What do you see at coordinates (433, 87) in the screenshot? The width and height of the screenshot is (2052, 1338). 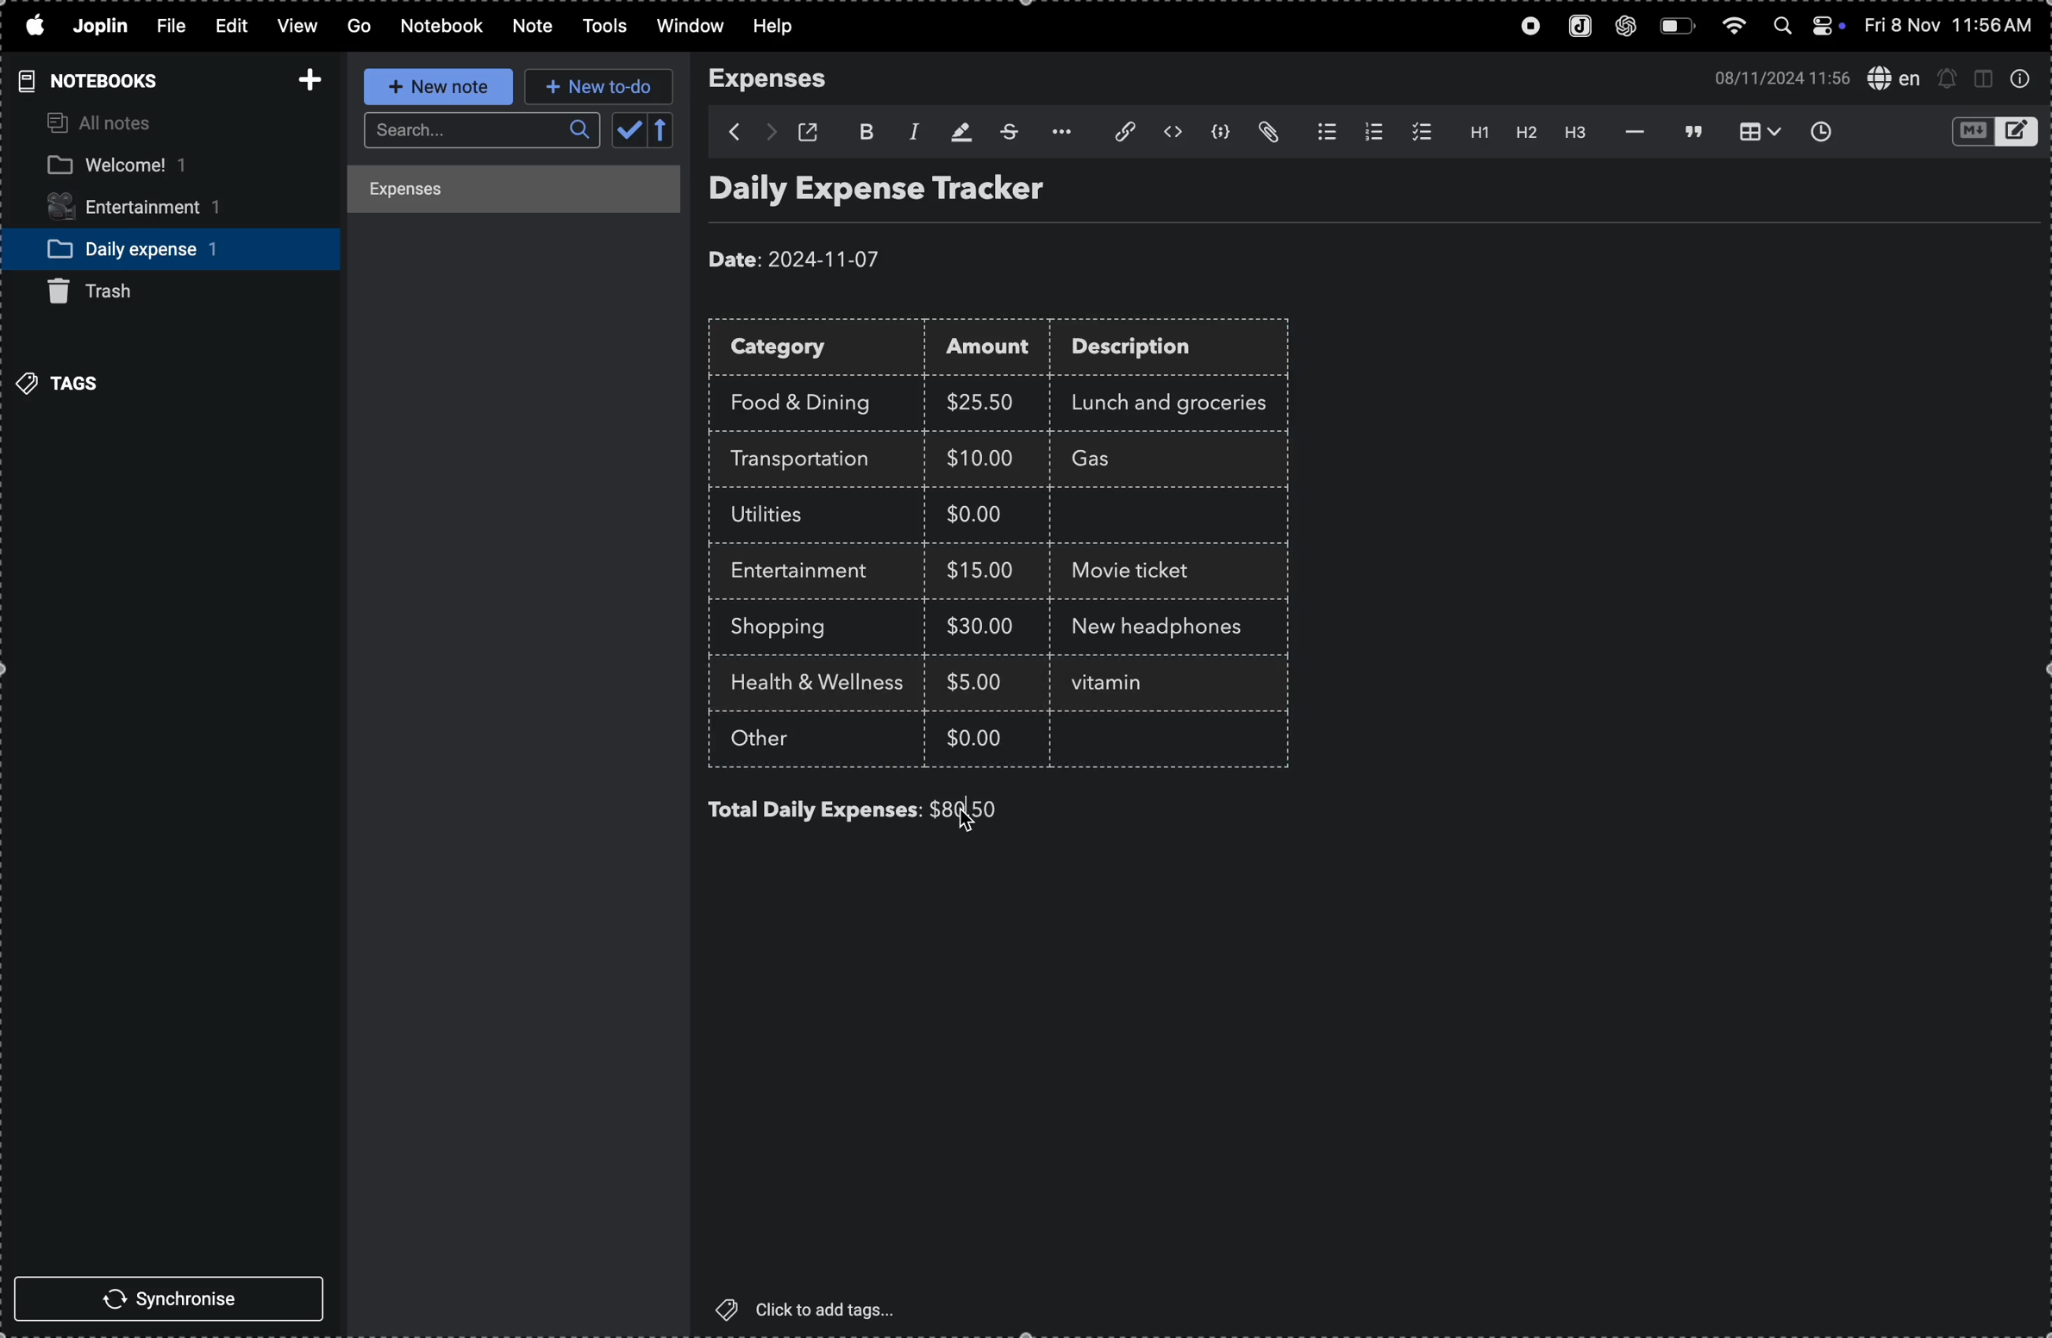 I see `new note` at bounding box center [433, 87].